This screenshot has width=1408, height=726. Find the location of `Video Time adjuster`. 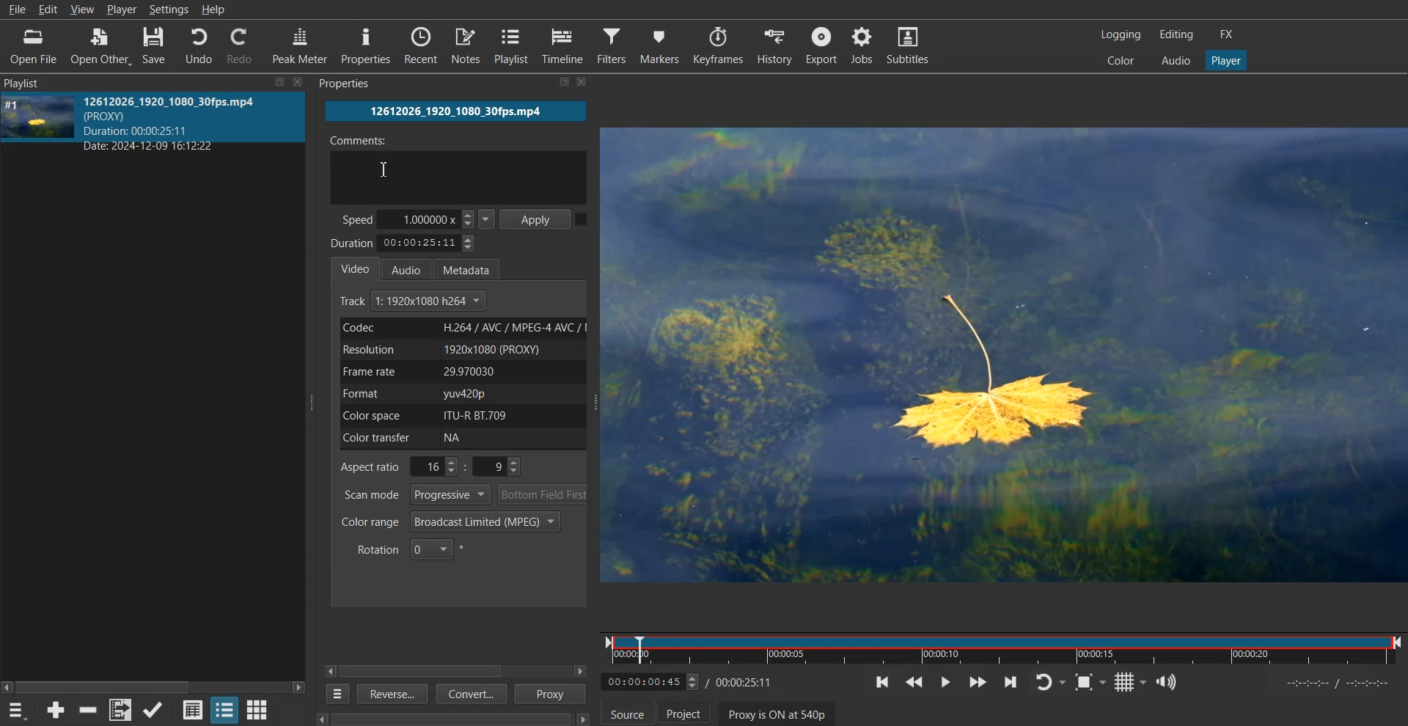

Video Time adjuster is located at coordinates (650, 681).